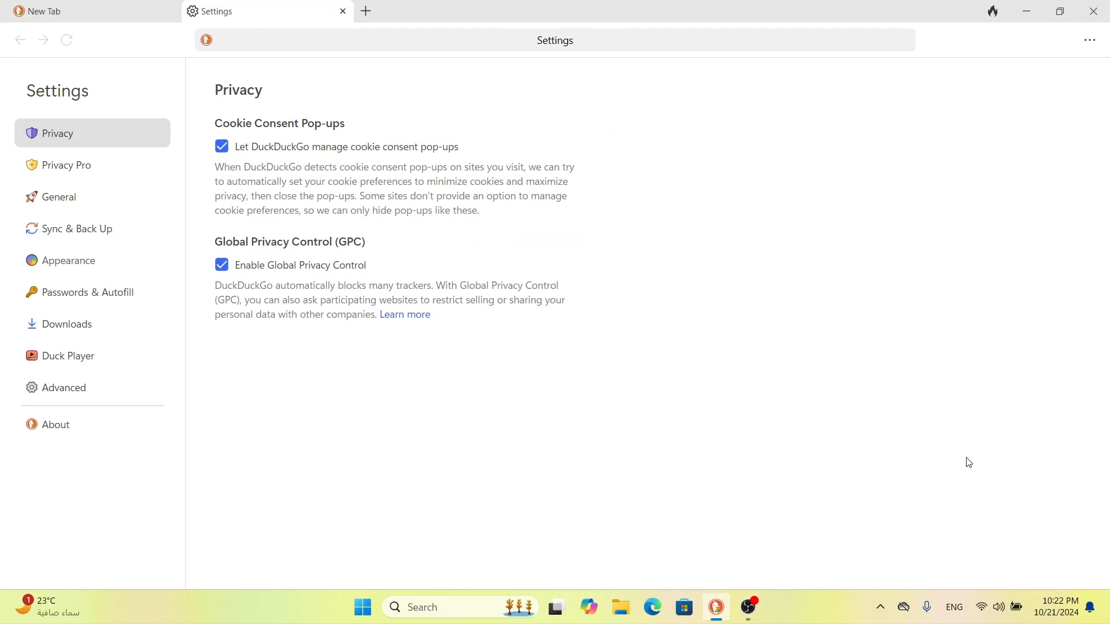 This screenshot has height=624, width=1110. I want to click on , so click(556, 605).